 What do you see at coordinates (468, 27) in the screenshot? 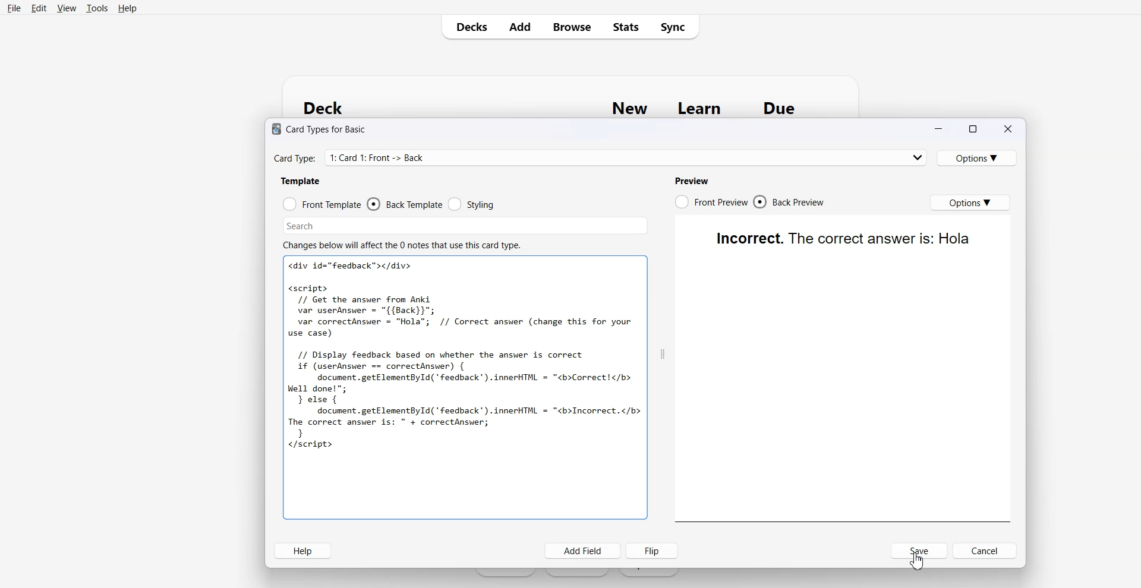
I see `Decks` at bounding box center [468, 27].